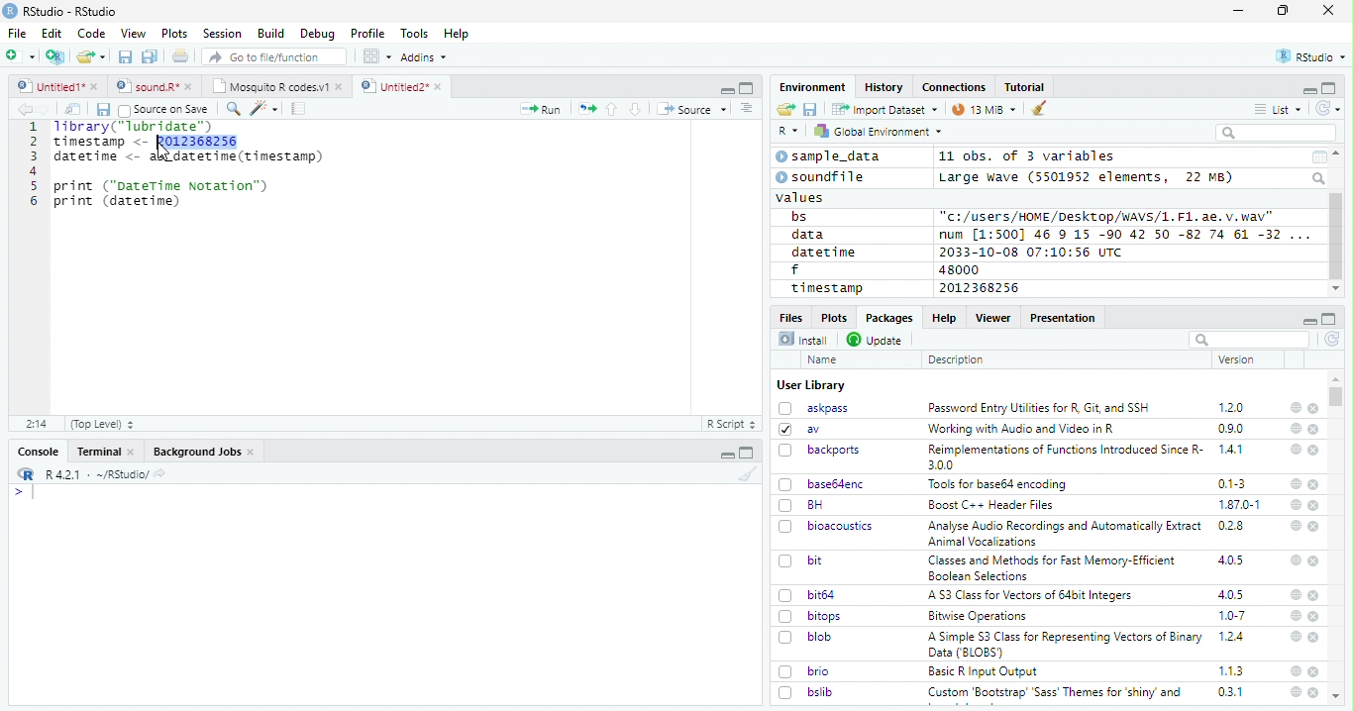 This screenshot has height=711, width=1353. I want to click on cursor, so click(165, 152).